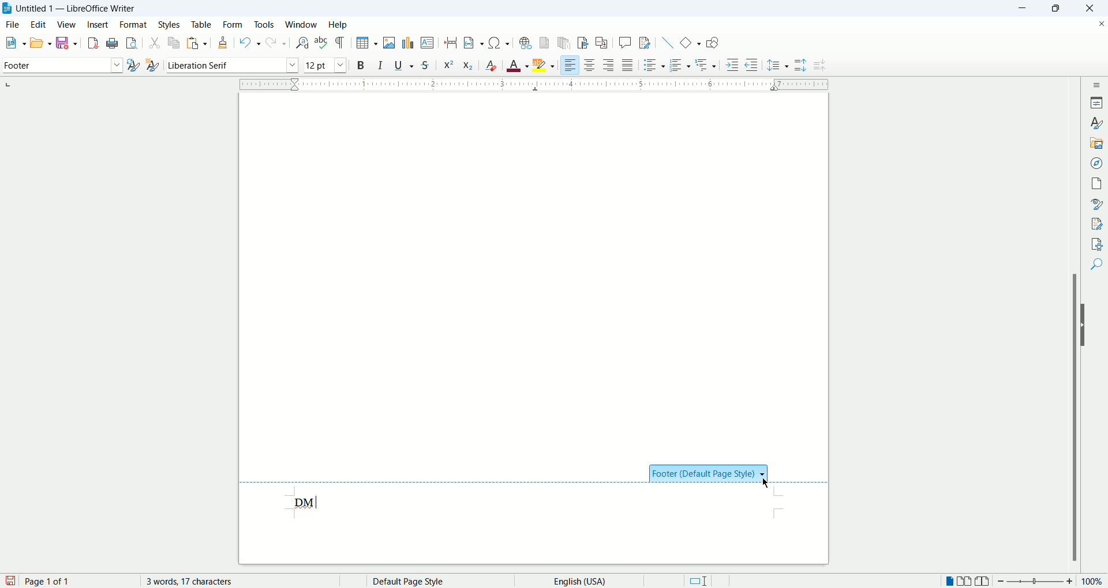 This screenshot has height=588, width=1108. I want to click on text language, so click(576, 581).